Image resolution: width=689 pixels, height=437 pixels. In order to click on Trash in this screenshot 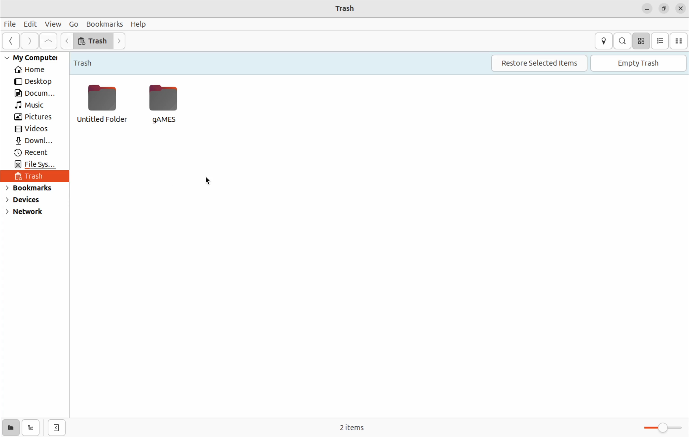, I will do `click(343, 7)`.